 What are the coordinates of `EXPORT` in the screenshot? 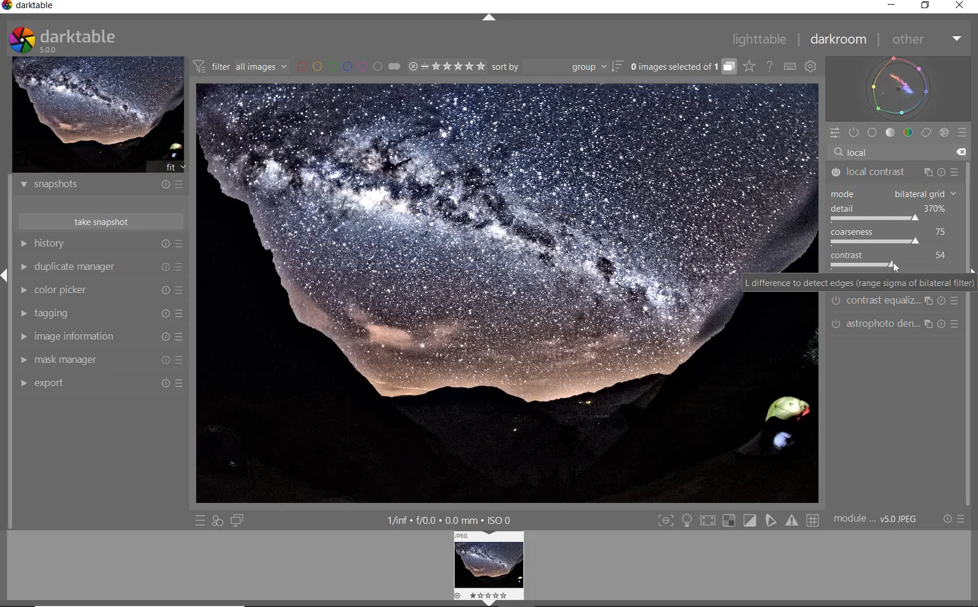 It's located at (23, 384).